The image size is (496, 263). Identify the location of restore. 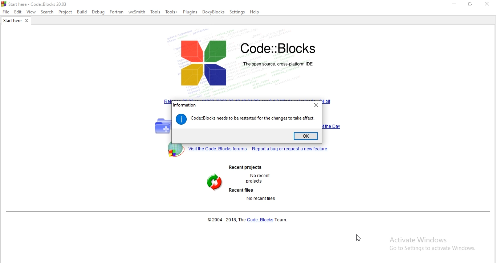
(472, 5).